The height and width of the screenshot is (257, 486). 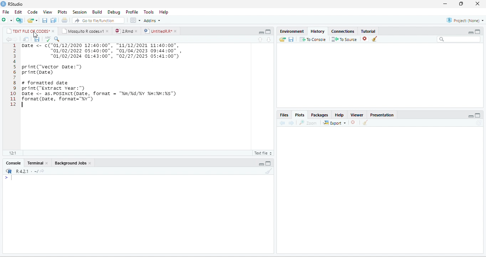 I want to click on Tools, so click(x=149, y=12).